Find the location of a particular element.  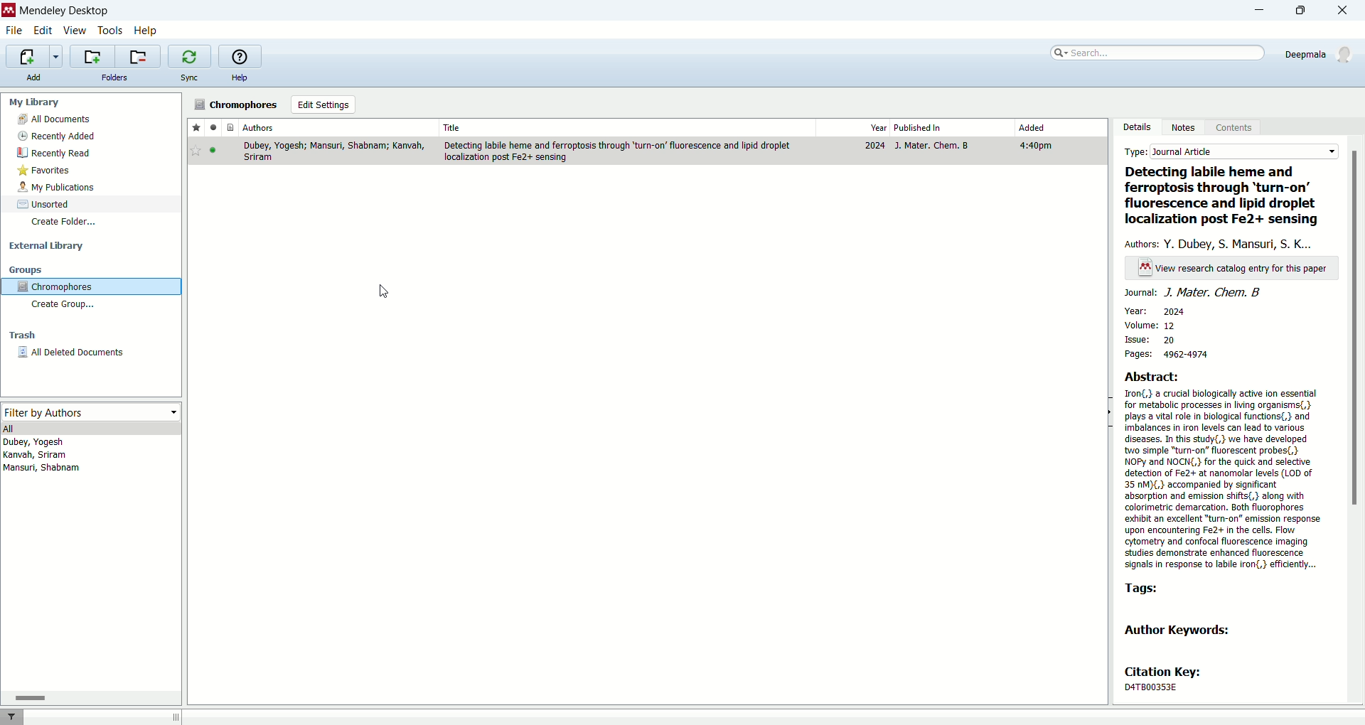

content is located at coordinates (1234, 129).